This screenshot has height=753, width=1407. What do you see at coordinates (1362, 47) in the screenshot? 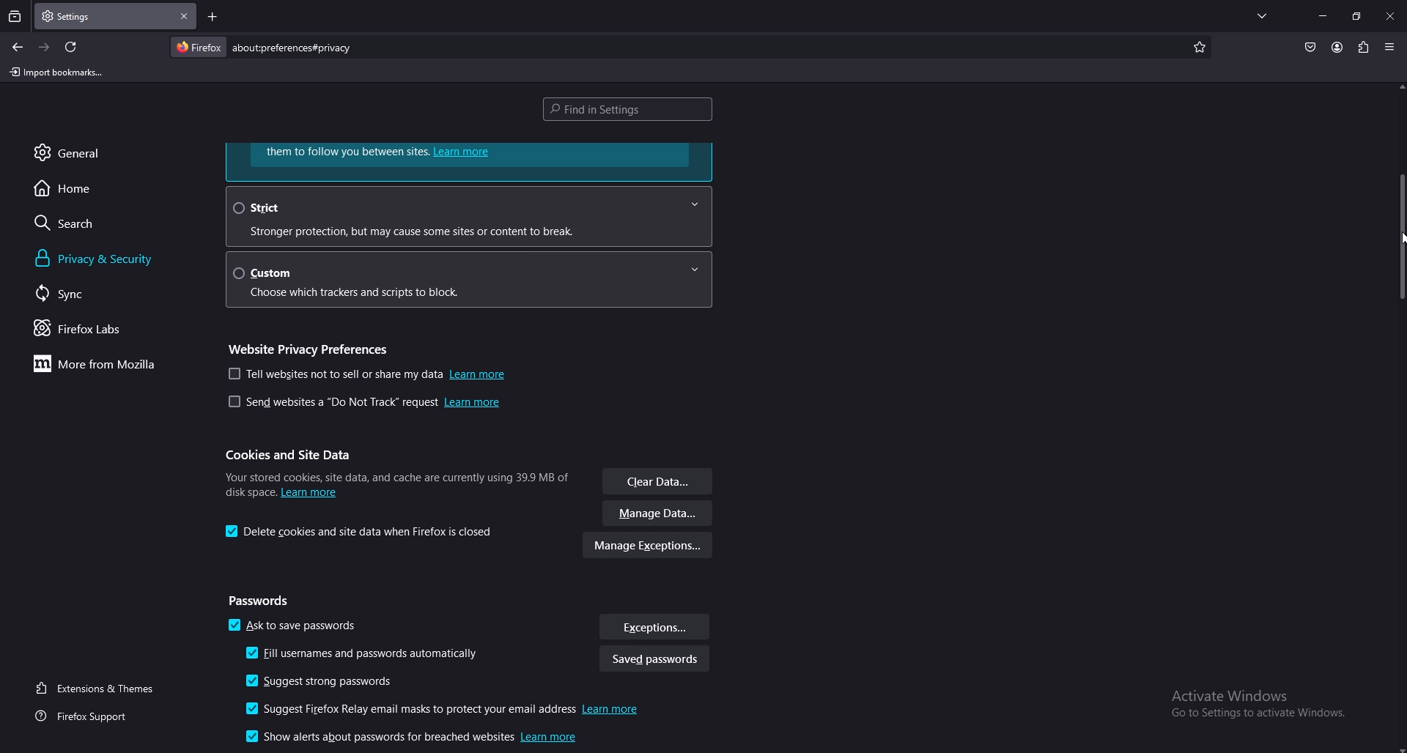
I see `extension` at bounding box center [1362, 47].